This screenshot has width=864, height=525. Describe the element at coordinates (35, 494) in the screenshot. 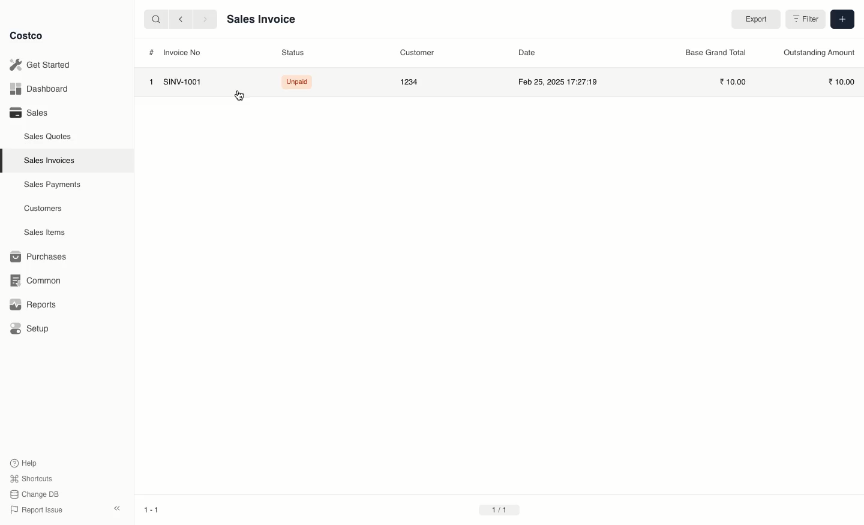

I see `Change DB` at that location.